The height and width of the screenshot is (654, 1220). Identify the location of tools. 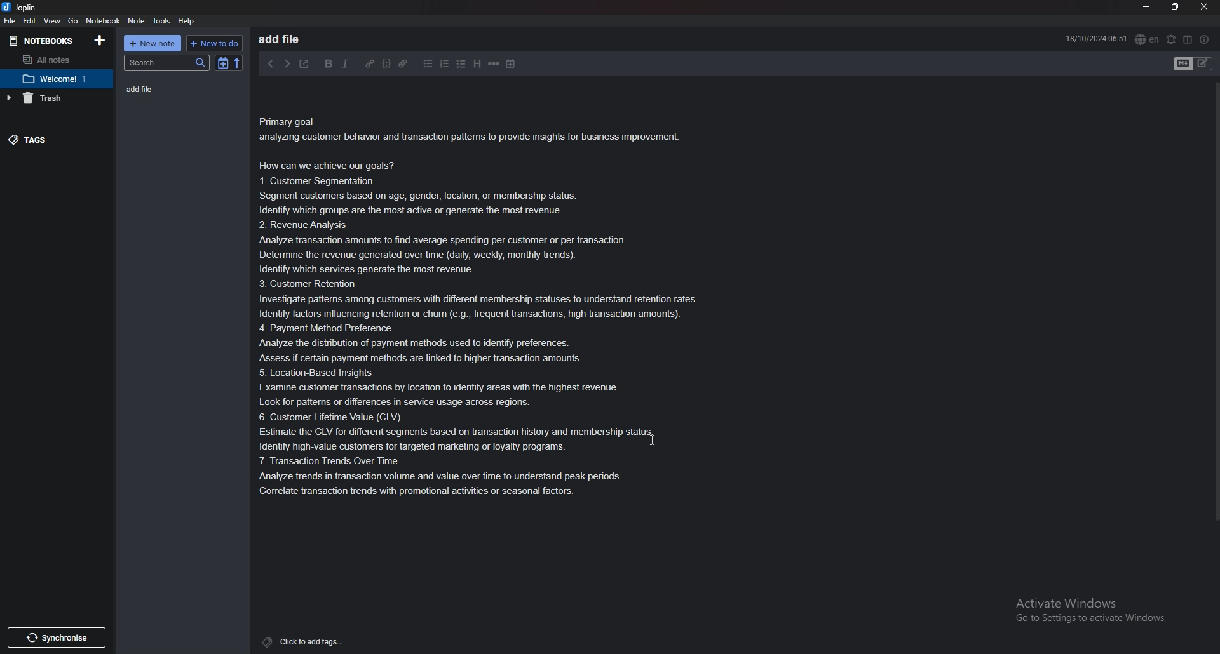
(162, 22).